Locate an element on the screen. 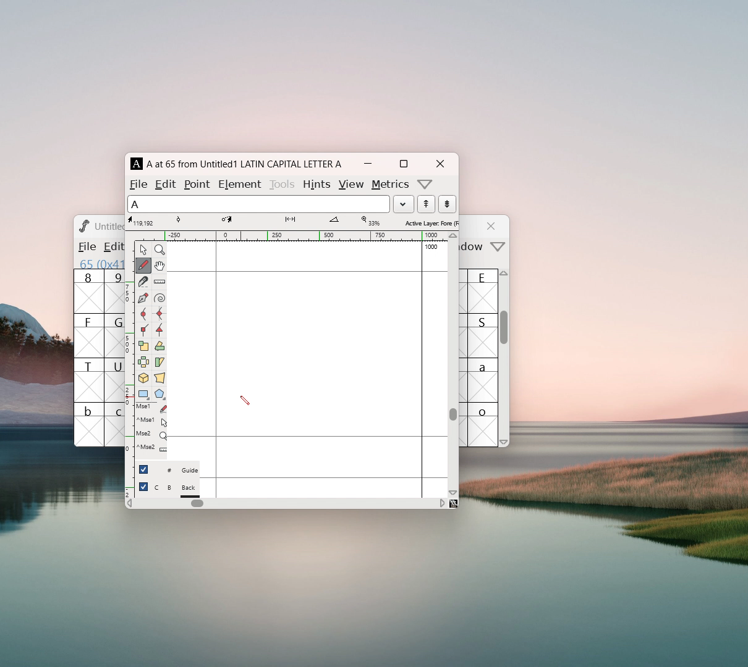  Mse2 is located at coordinates (151, 434).